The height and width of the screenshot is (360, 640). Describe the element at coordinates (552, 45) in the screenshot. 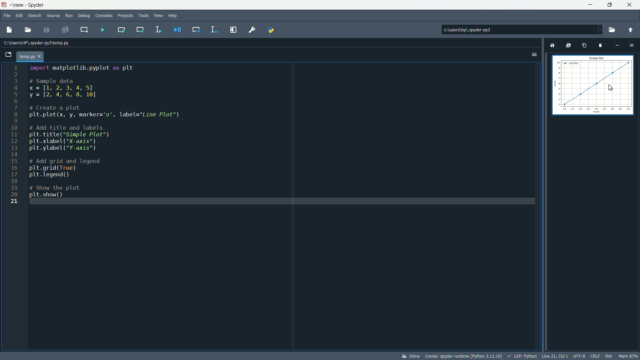

I see `save plot as` at that location.